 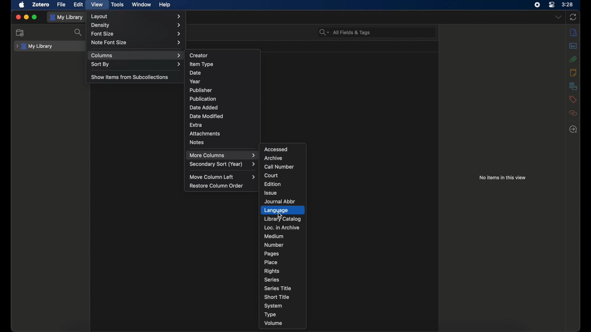 What do you see at coordinates (276, 149) in the screenshot?
I see `accessed` at bounding box center [276, 149].